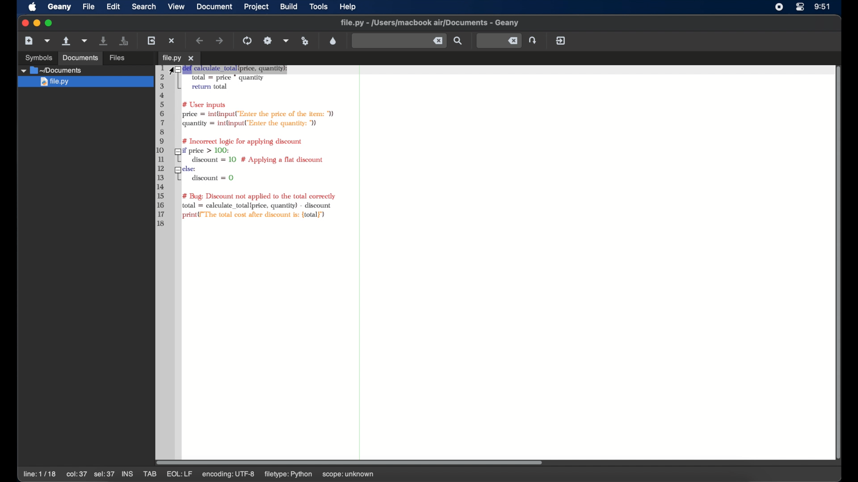 This screenshot has width=858, height=482. Describe the element at coordinates (144, 6) in the screenshot. I see `search` at that location.